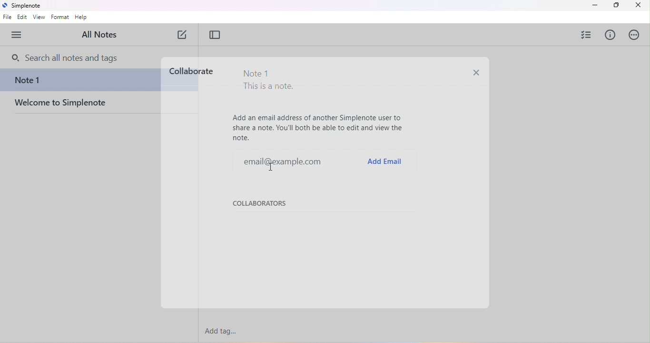  Describe the element at coordinates (475, 74) in the screenshot. I see `close` at that location.